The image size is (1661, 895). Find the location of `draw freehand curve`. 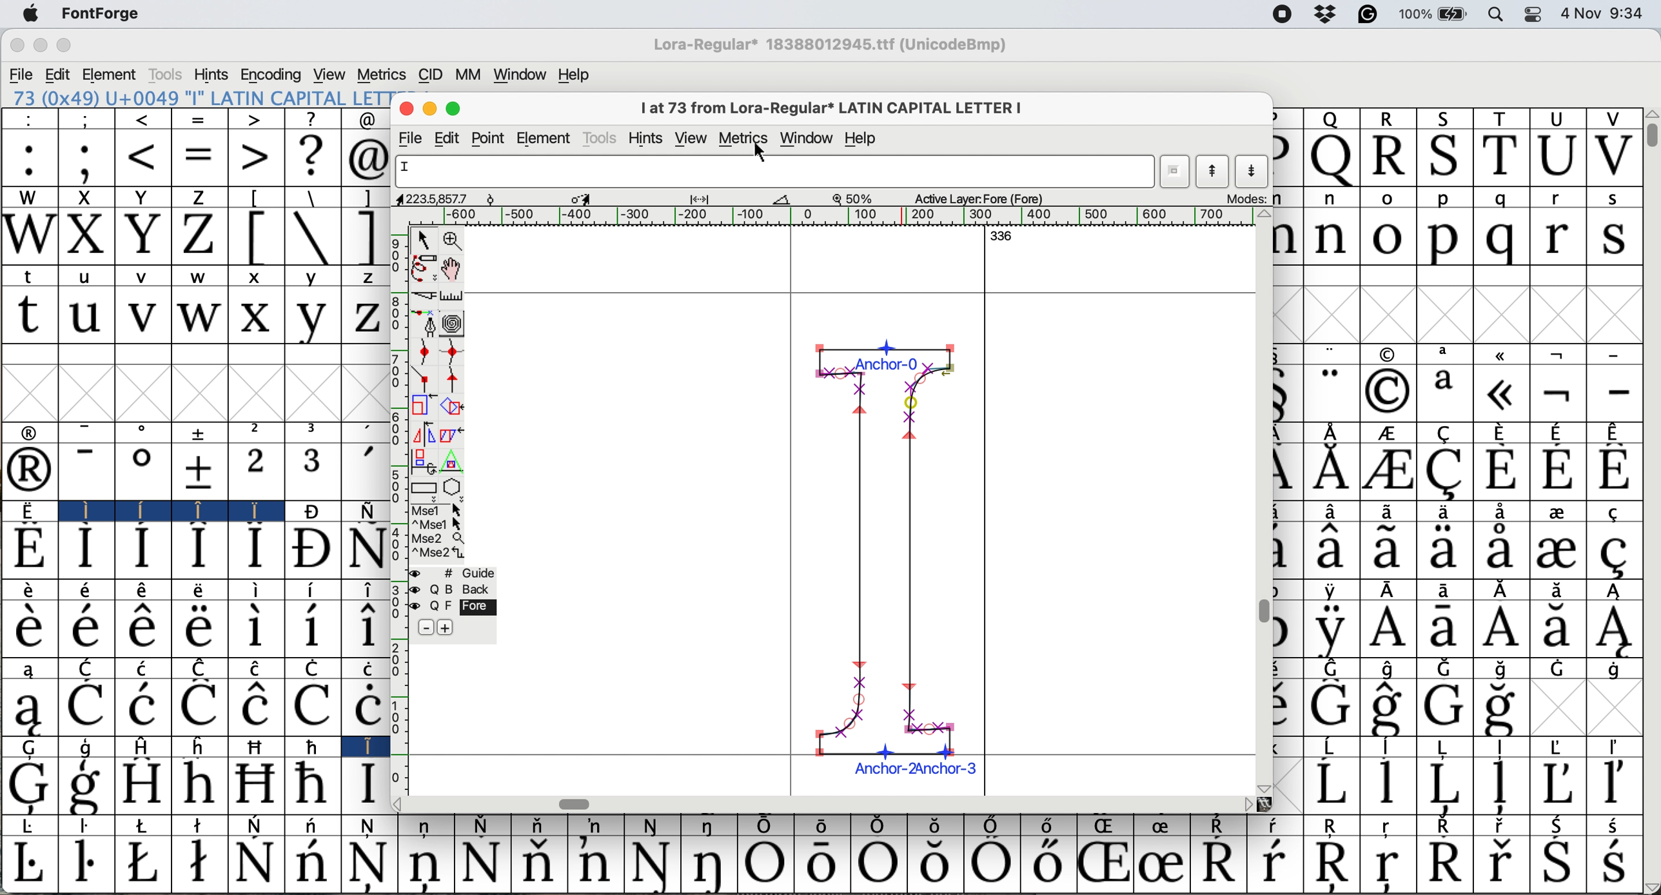

draw freehand curve is located at coordinates (422, 267).